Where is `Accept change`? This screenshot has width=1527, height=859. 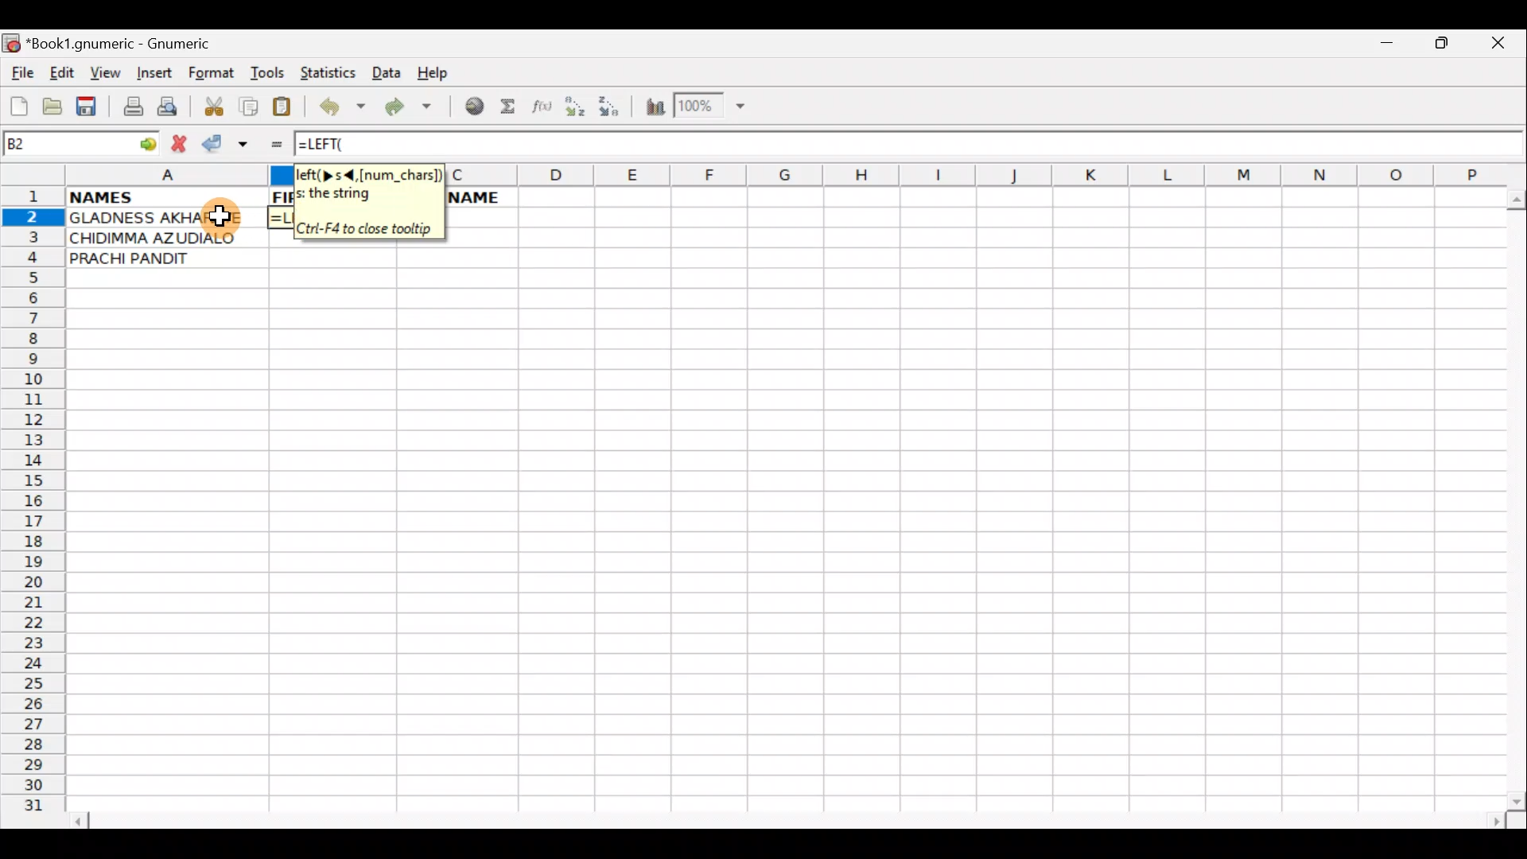 Accept change is located at coordinates (225, 144).